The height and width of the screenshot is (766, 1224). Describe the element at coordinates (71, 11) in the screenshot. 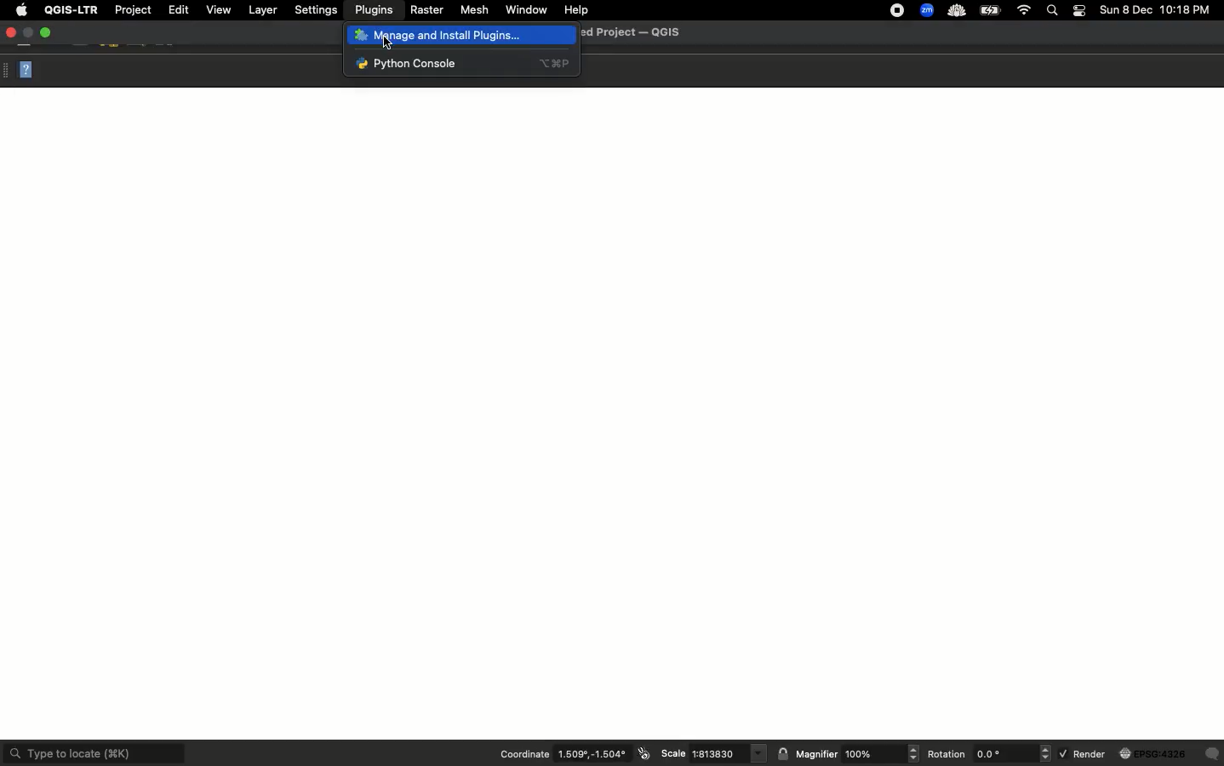

I see `QGIS` at that location.